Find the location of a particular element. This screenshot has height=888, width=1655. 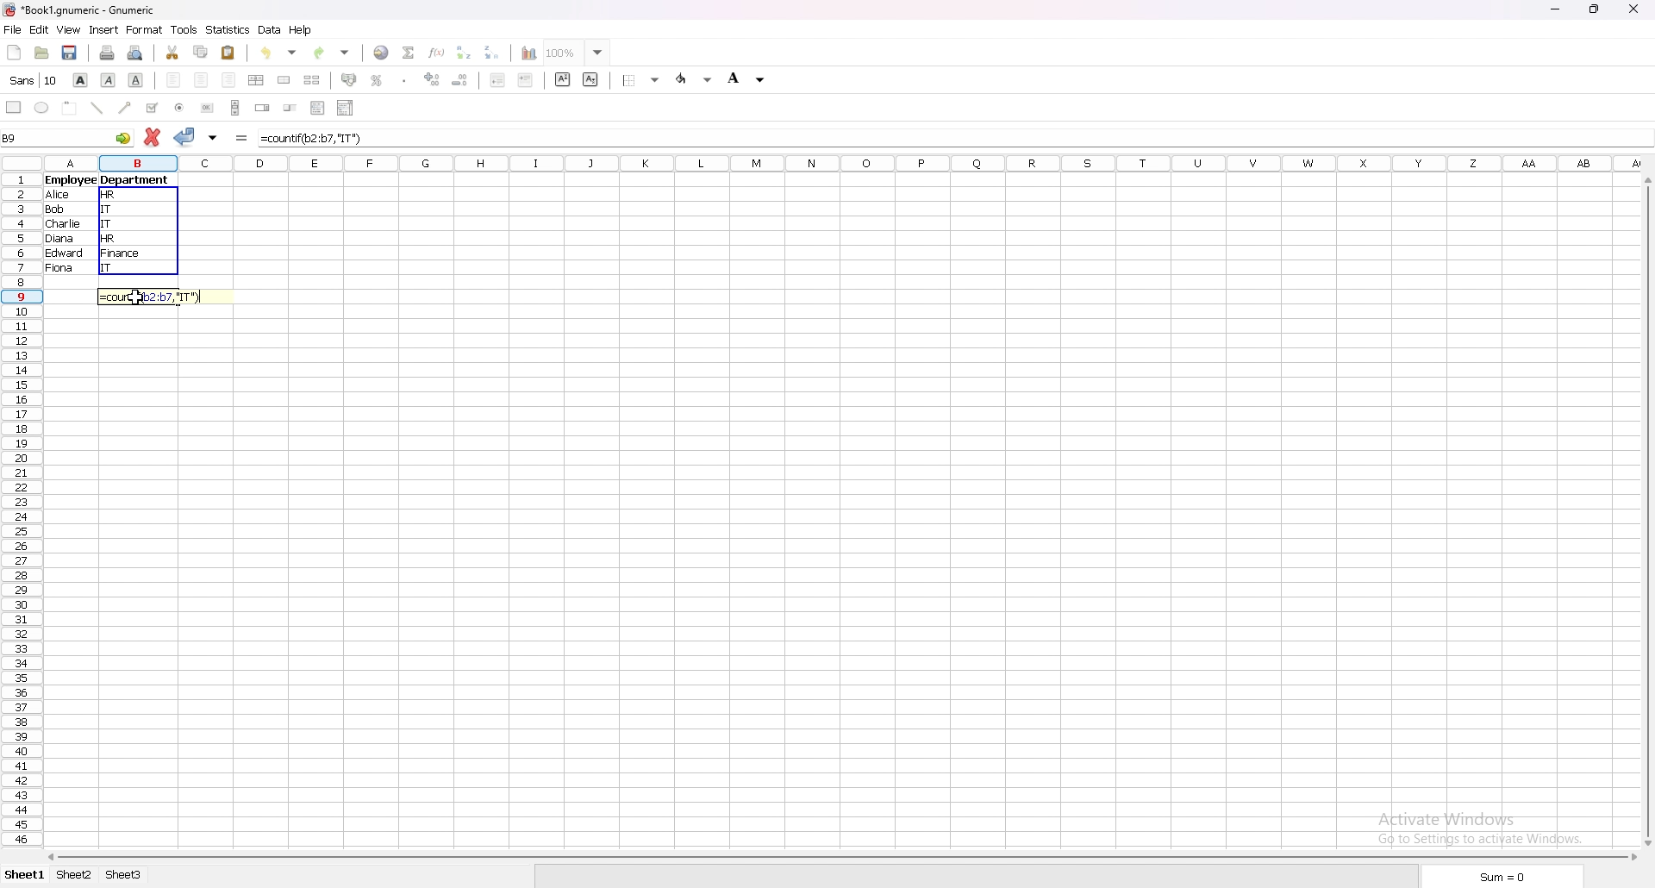

scroll bar is located at coordinates (1648, 510).